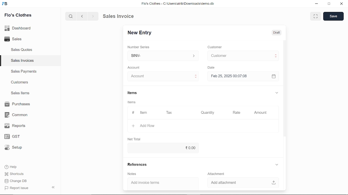 Image resolution: width=348 pixels, height=195 pixels. I want to click on close, so click(341, 4).